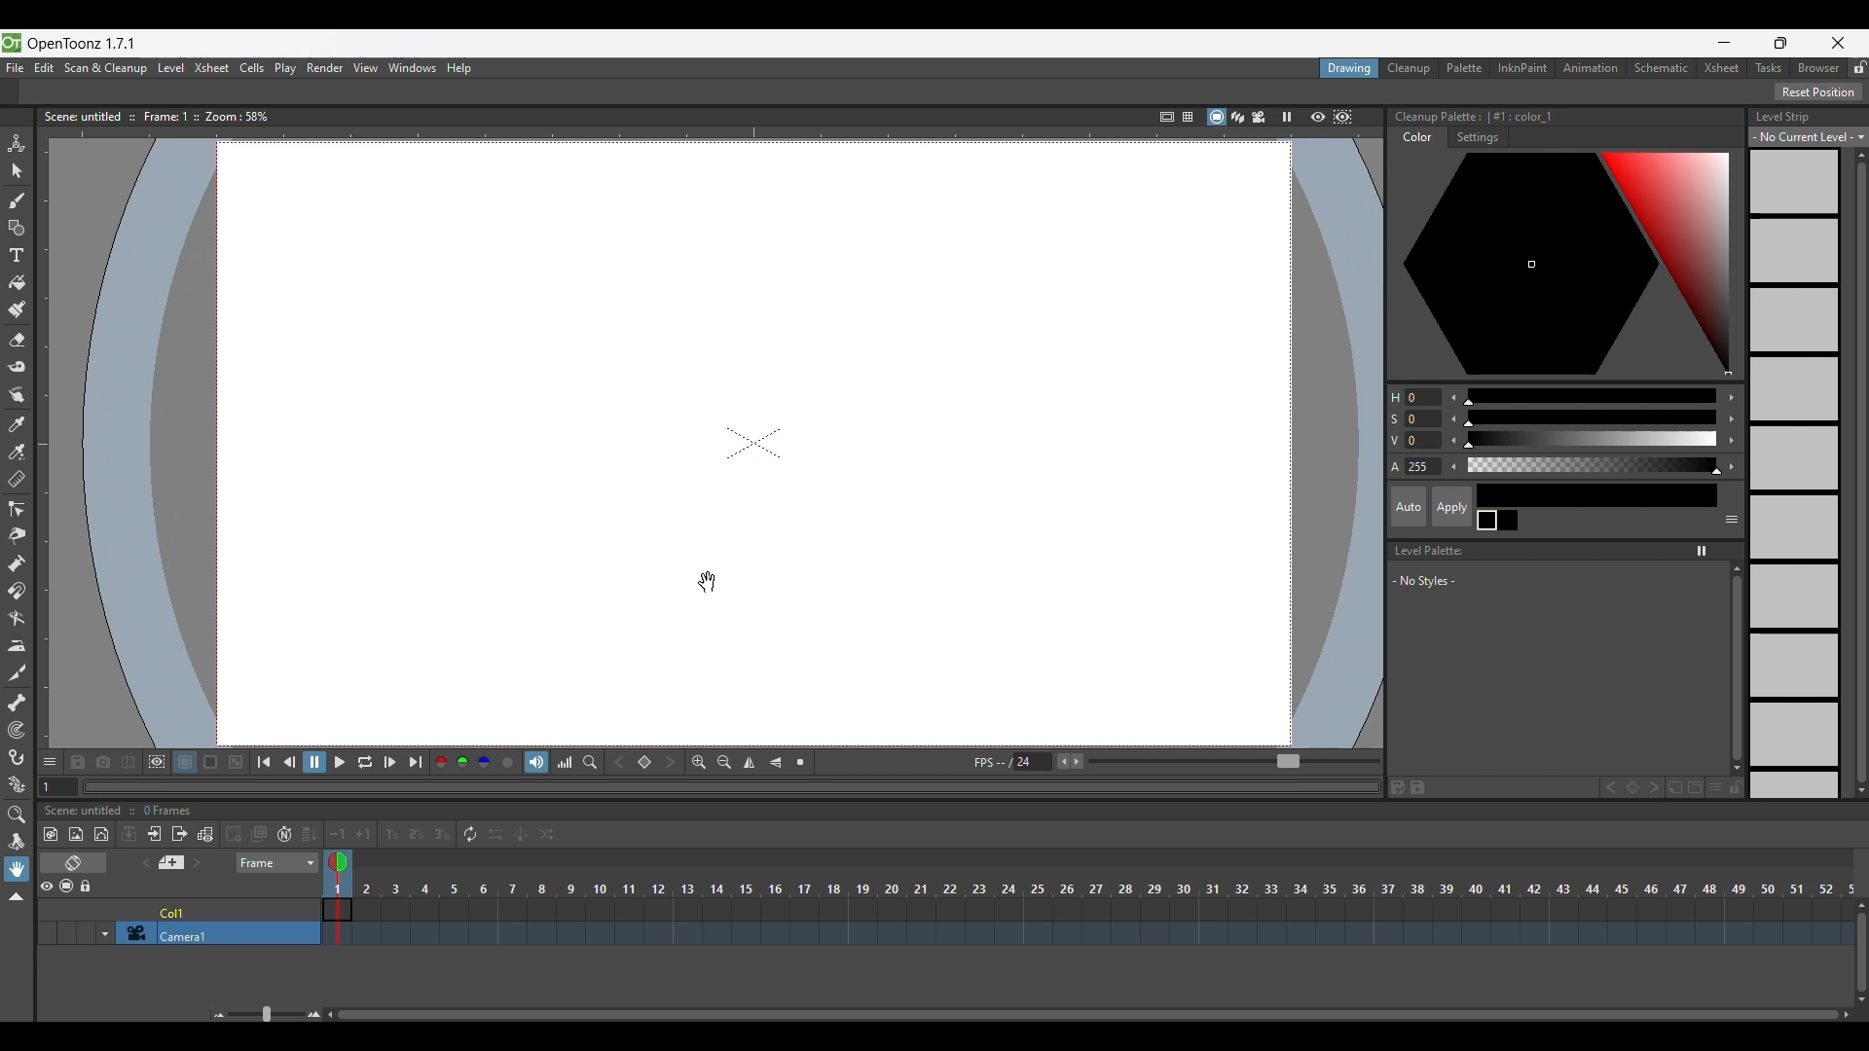 The image size is (1869, 1051). I want to click on Slider to increase/decrease frames per second, so click(1234, 761).